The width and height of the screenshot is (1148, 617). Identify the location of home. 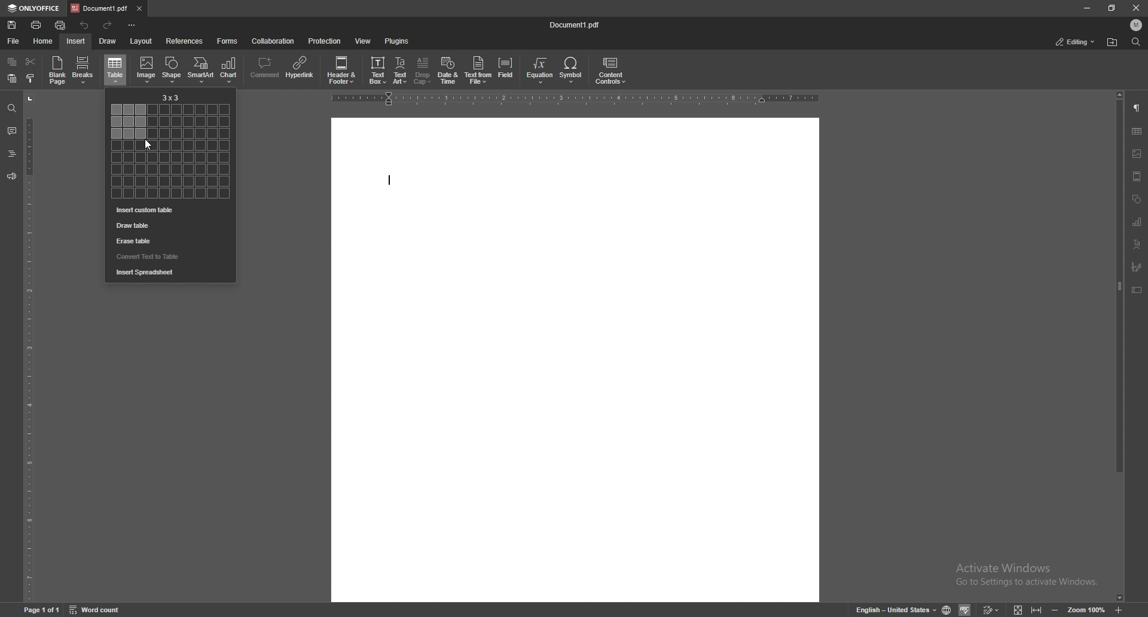
(43, 41).